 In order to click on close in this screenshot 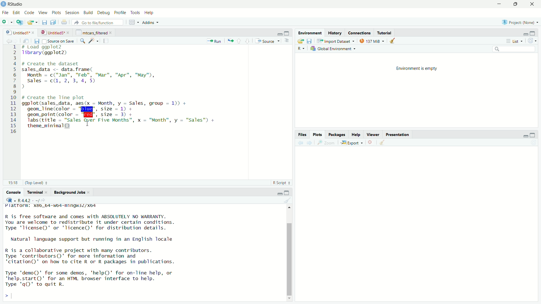, I will do `click(69, 33)`.